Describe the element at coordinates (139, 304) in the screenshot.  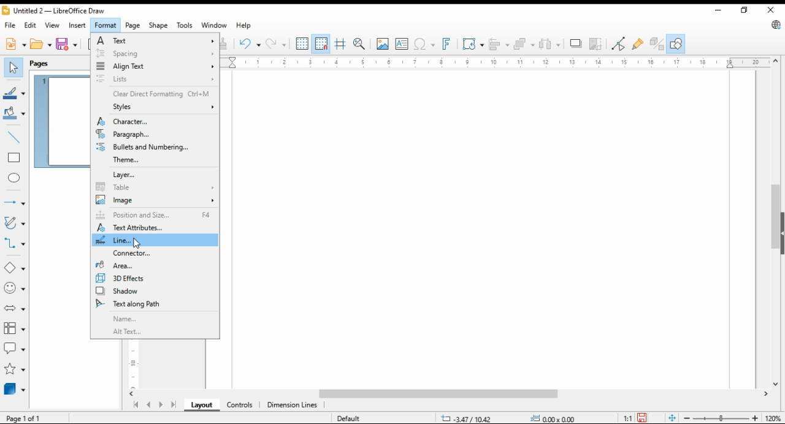
I see `text along path` at that location.